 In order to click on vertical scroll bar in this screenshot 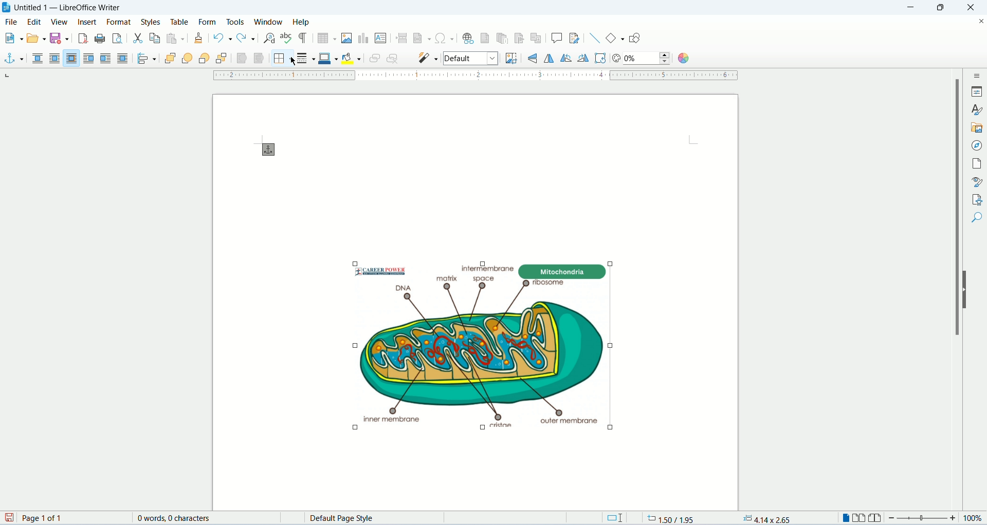, I will do `click(951, 290)`.